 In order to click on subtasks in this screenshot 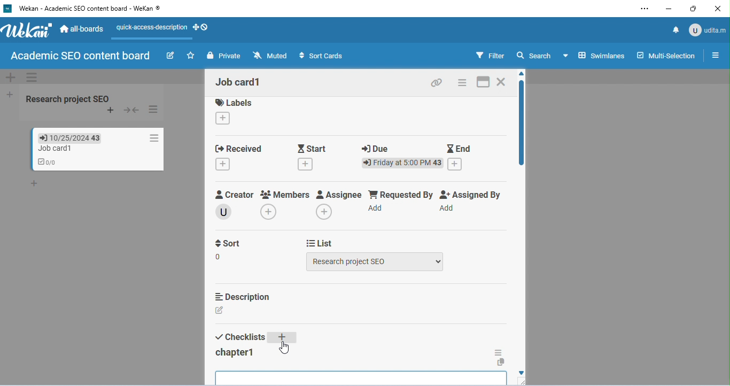, I will do `click(239, 382)`.